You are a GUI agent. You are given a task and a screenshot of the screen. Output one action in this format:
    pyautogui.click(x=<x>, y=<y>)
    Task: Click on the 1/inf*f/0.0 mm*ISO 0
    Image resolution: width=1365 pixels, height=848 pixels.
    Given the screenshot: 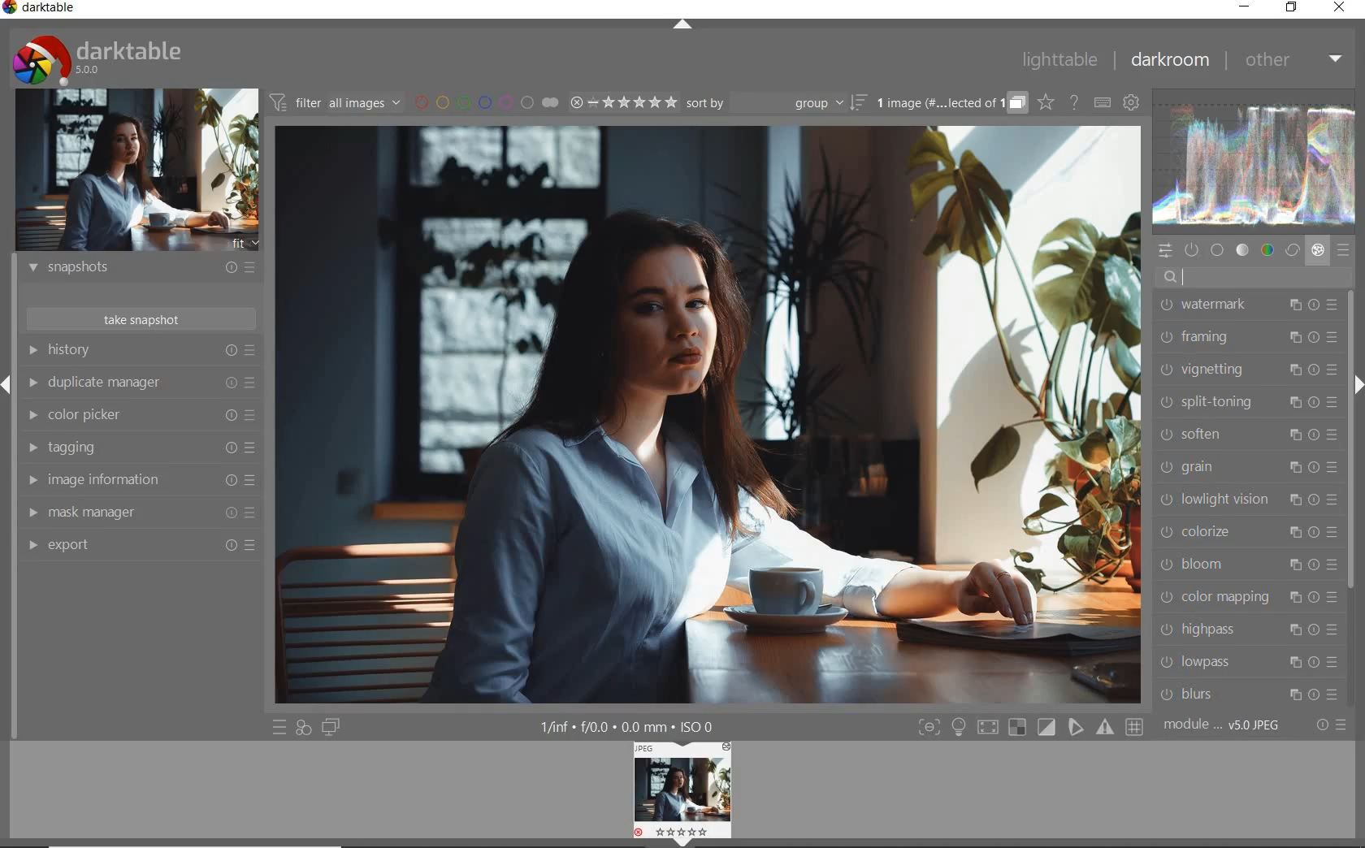 What is the action you would take?
    pyautogui.click(x=629, y=726)
    